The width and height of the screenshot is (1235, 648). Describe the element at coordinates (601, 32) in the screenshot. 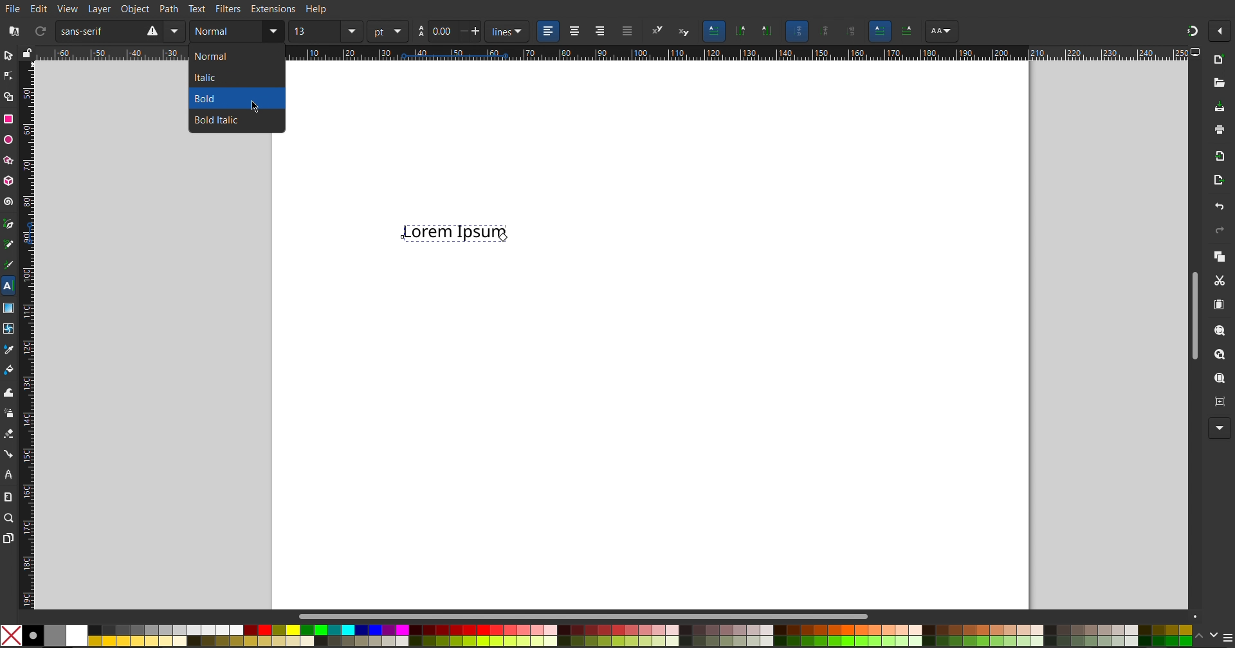

I see `Right Align` at that location.